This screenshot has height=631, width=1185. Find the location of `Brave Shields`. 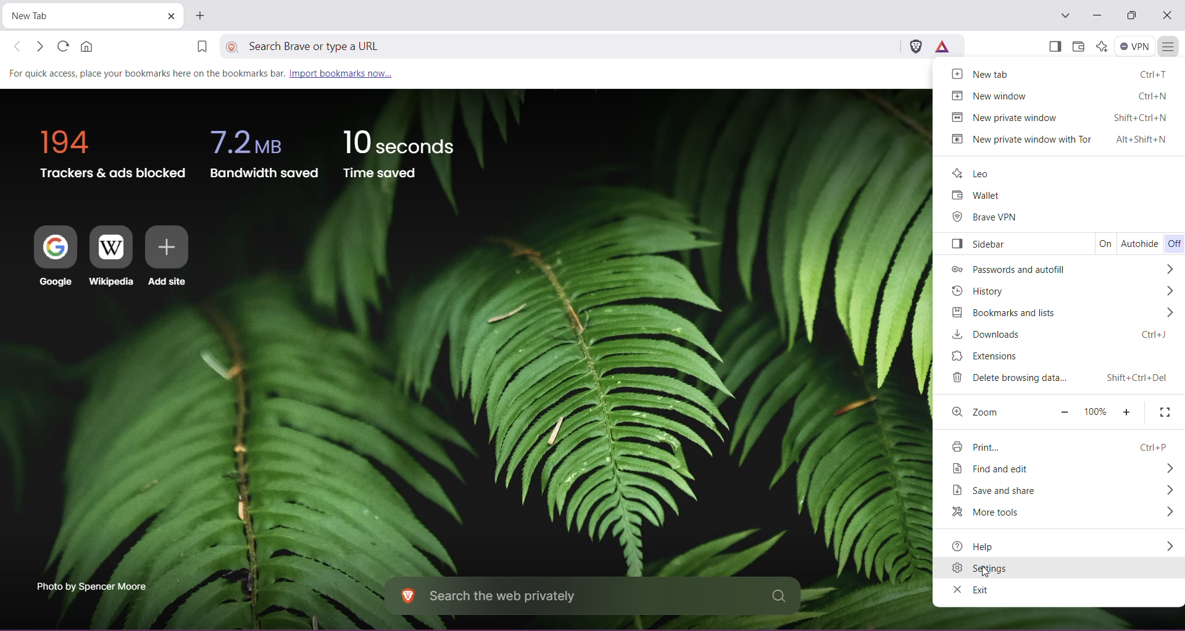

Brave Shields is located at coordinates (916, 45).